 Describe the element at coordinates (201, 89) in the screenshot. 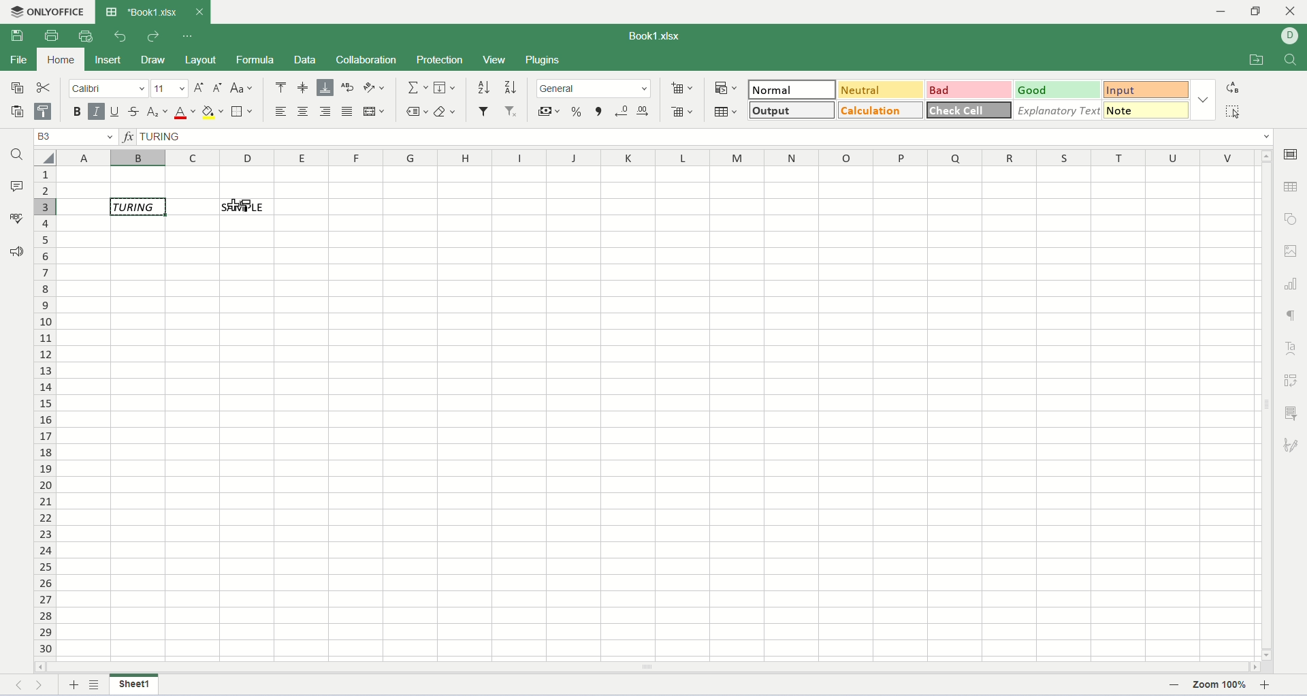

I see `increase font size` at that location.